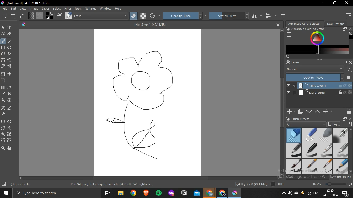 Image resolution: width=353 pixels, height=198 pixels. What do you see at coordinates (341, 166) in the screenshot?
I see `basic 1 sketch` at bounding box center [341, 166].